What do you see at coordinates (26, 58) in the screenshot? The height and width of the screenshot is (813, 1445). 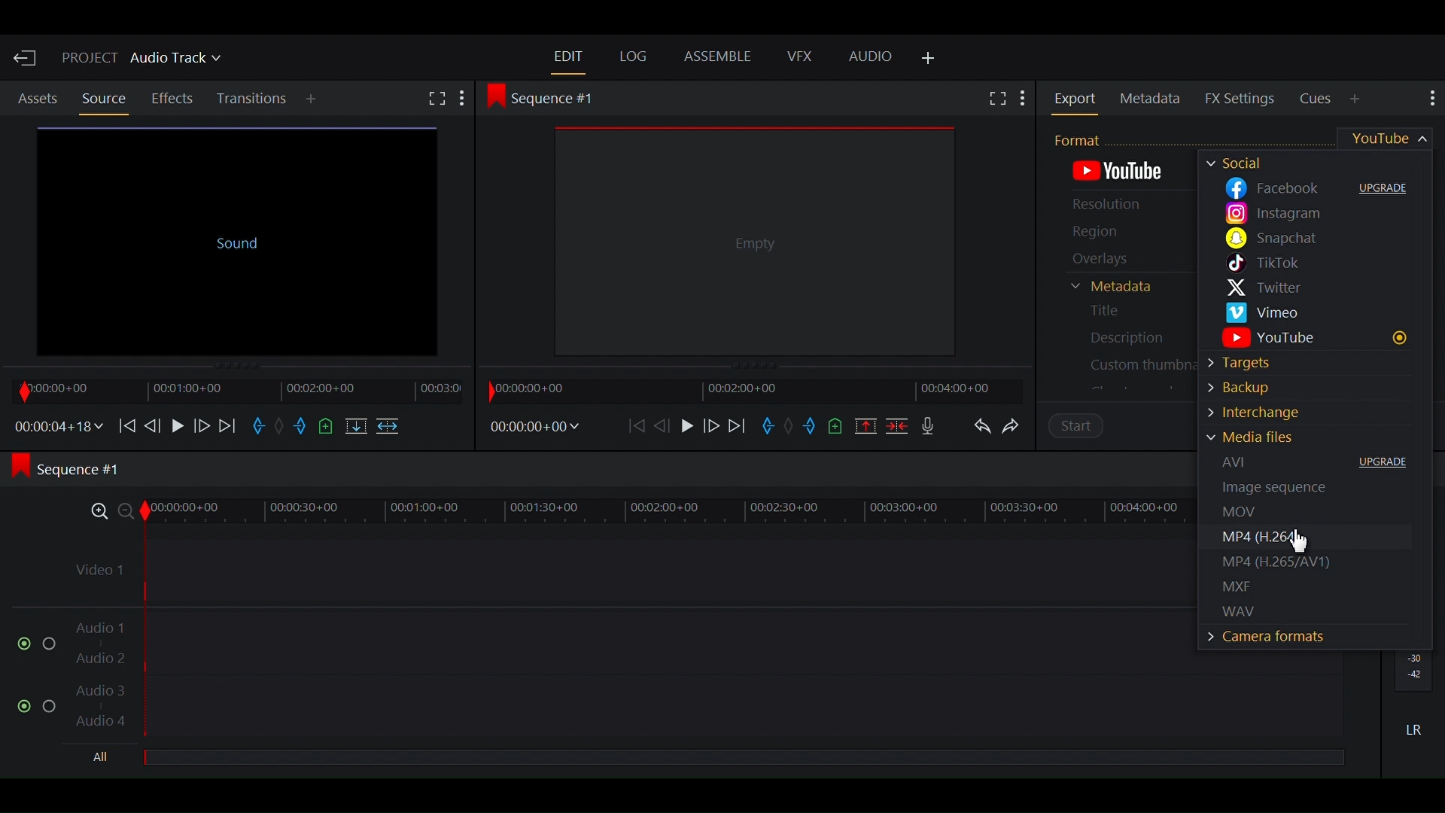 I see `Exit Current Project` at bounding box center [26, 58].